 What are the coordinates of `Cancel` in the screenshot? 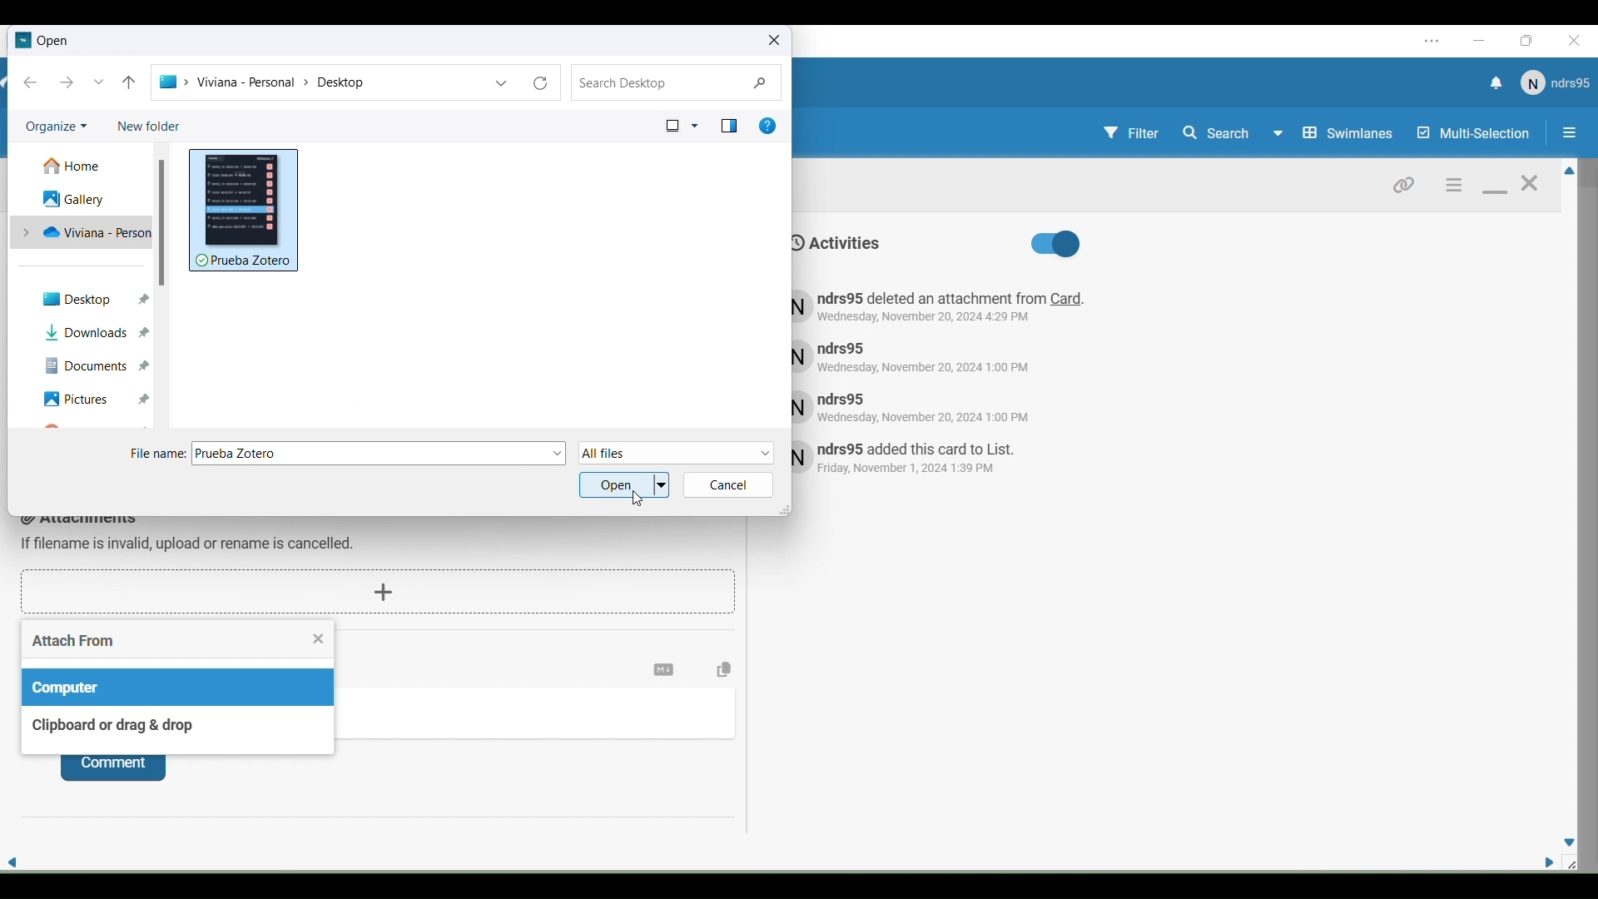 It's located at (730, 485).